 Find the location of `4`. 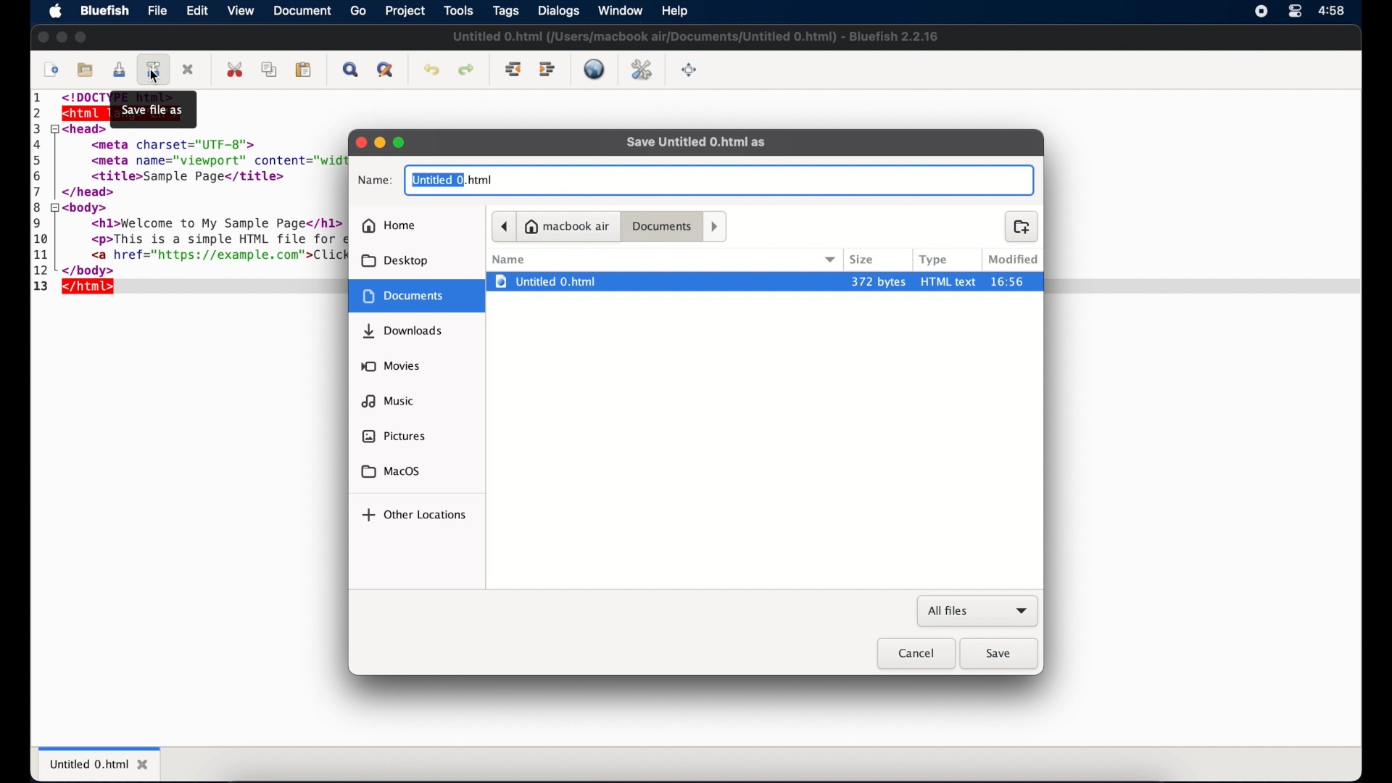

4 is located at coordinates (38, 144).